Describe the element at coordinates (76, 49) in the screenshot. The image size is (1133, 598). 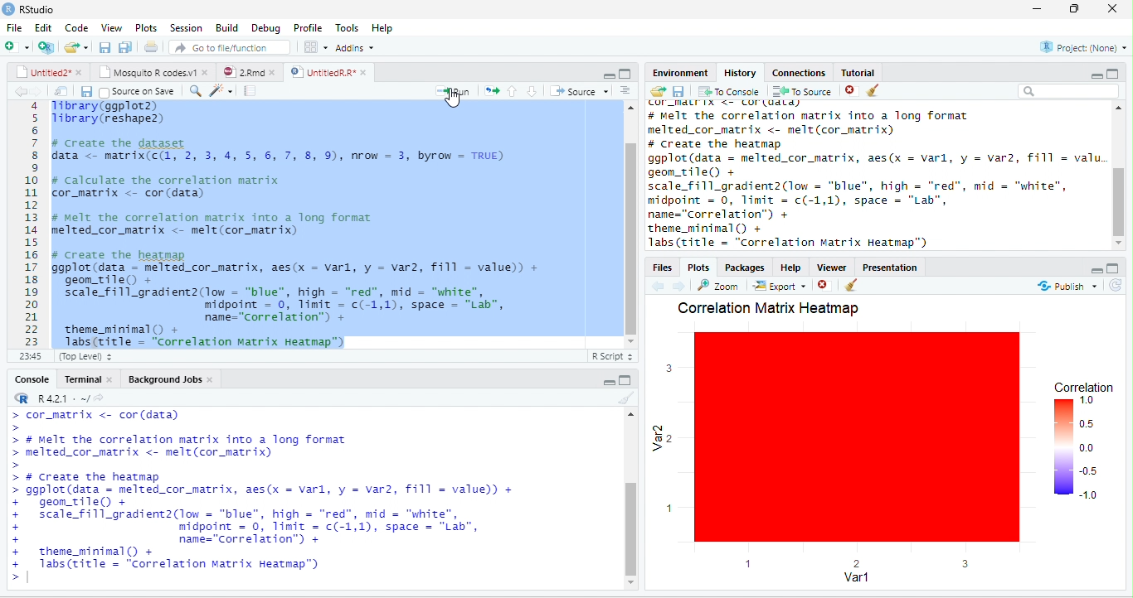
I see `end file` at that location.